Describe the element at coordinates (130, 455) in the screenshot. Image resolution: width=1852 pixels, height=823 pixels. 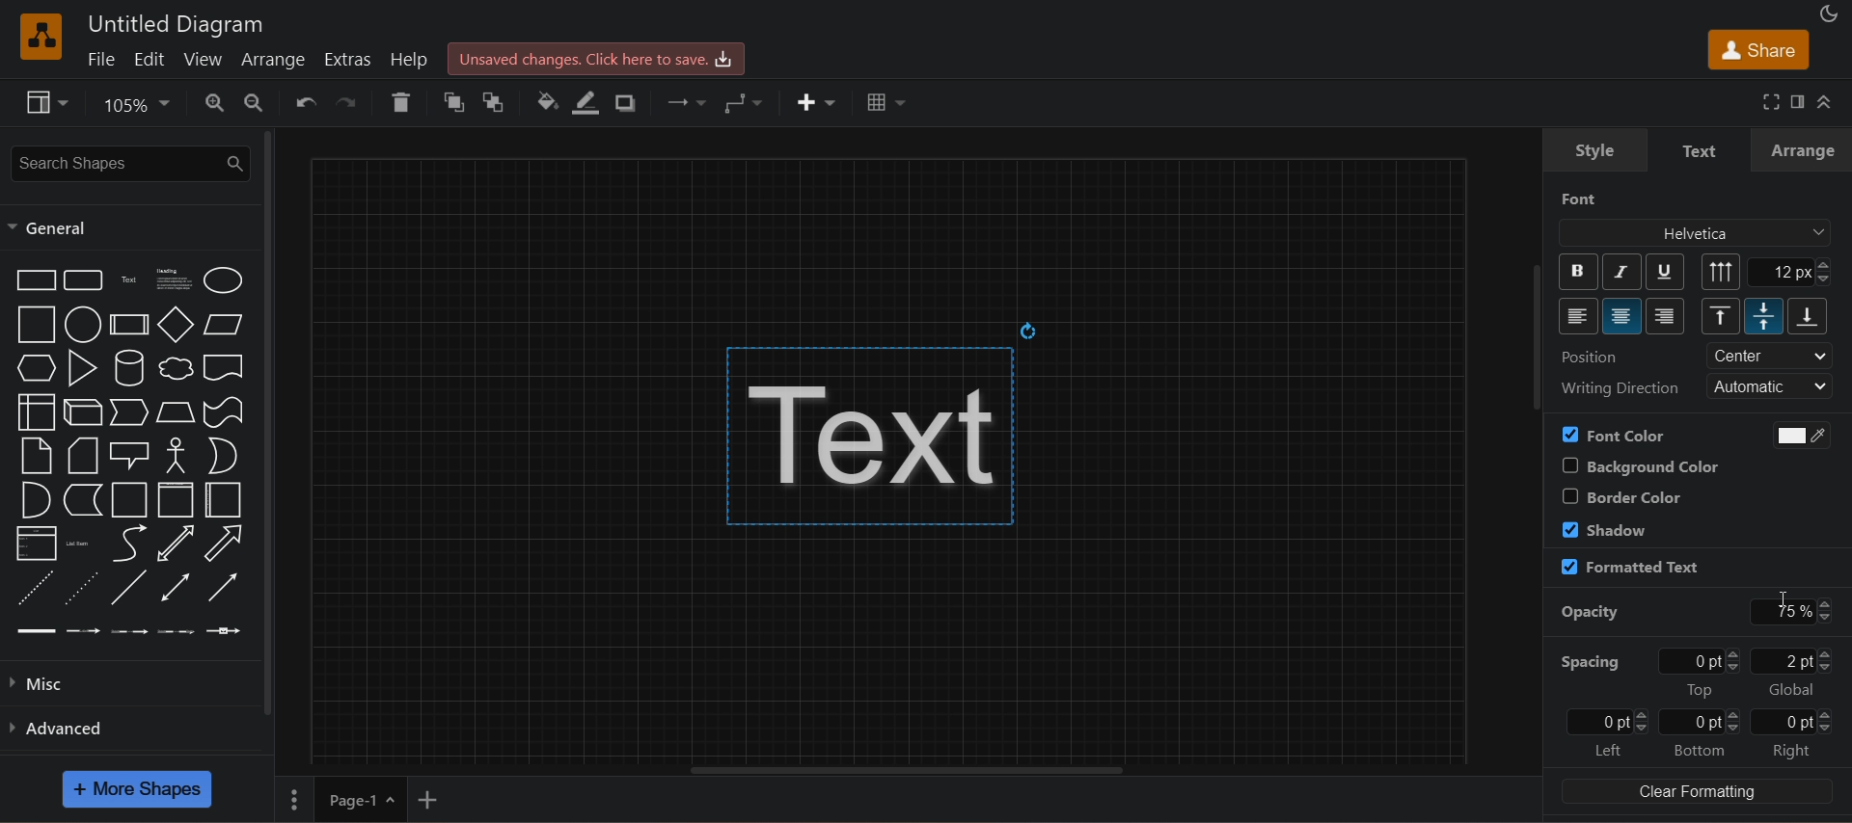
I see `callout` at that location.